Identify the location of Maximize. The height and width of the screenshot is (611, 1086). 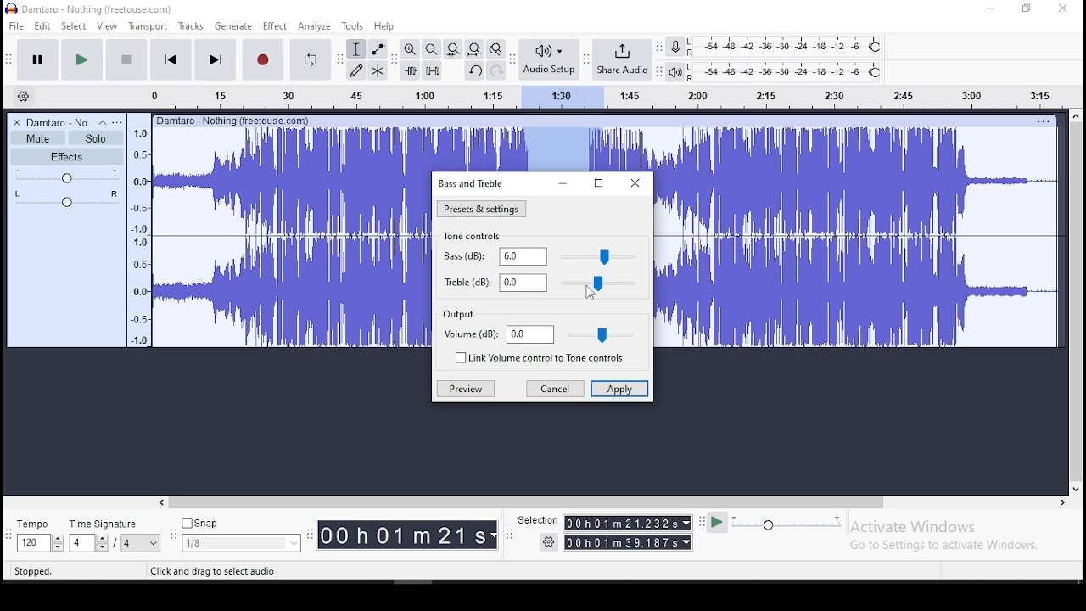
(598, 184).